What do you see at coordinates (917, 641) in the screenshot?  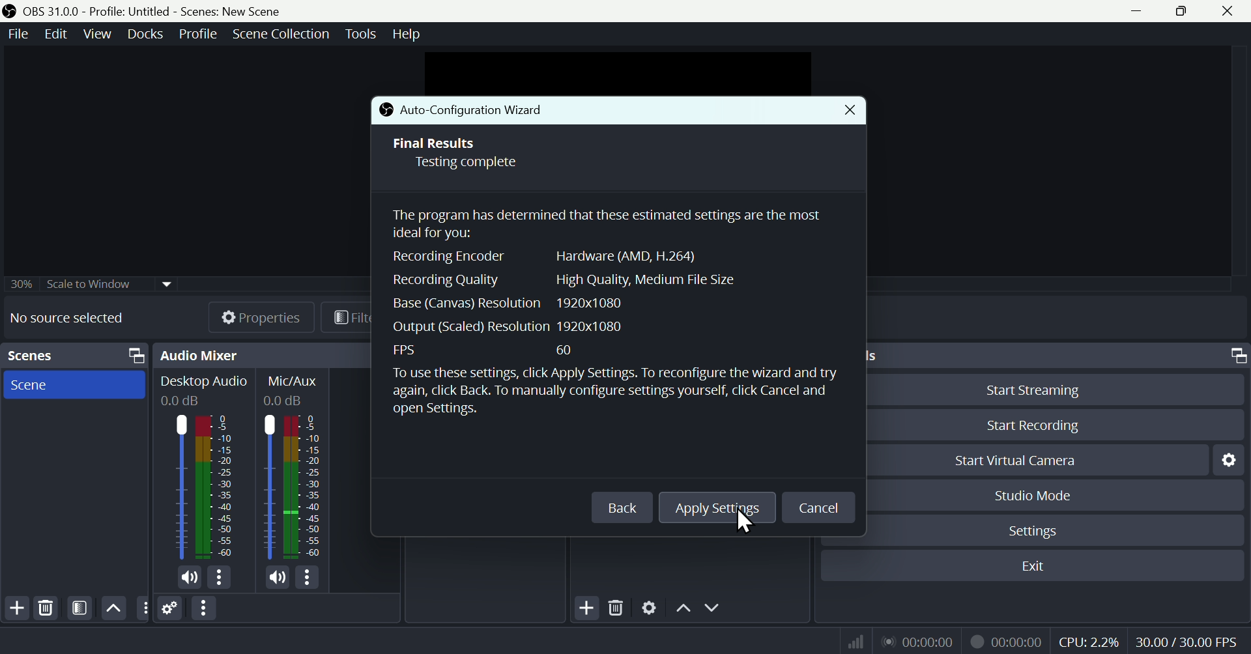 I see `Audio recorder` at bounding box center [917, 641].